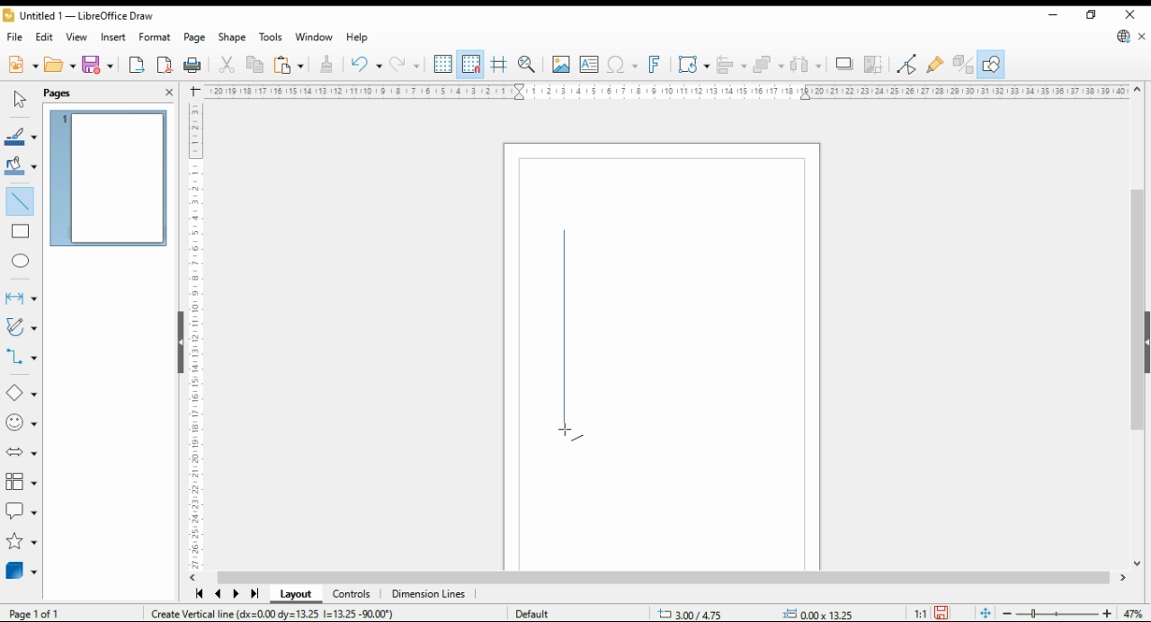 This screenshot has width=1151, height=622. I want to click on -21.15/11.78, so click(698, 614).